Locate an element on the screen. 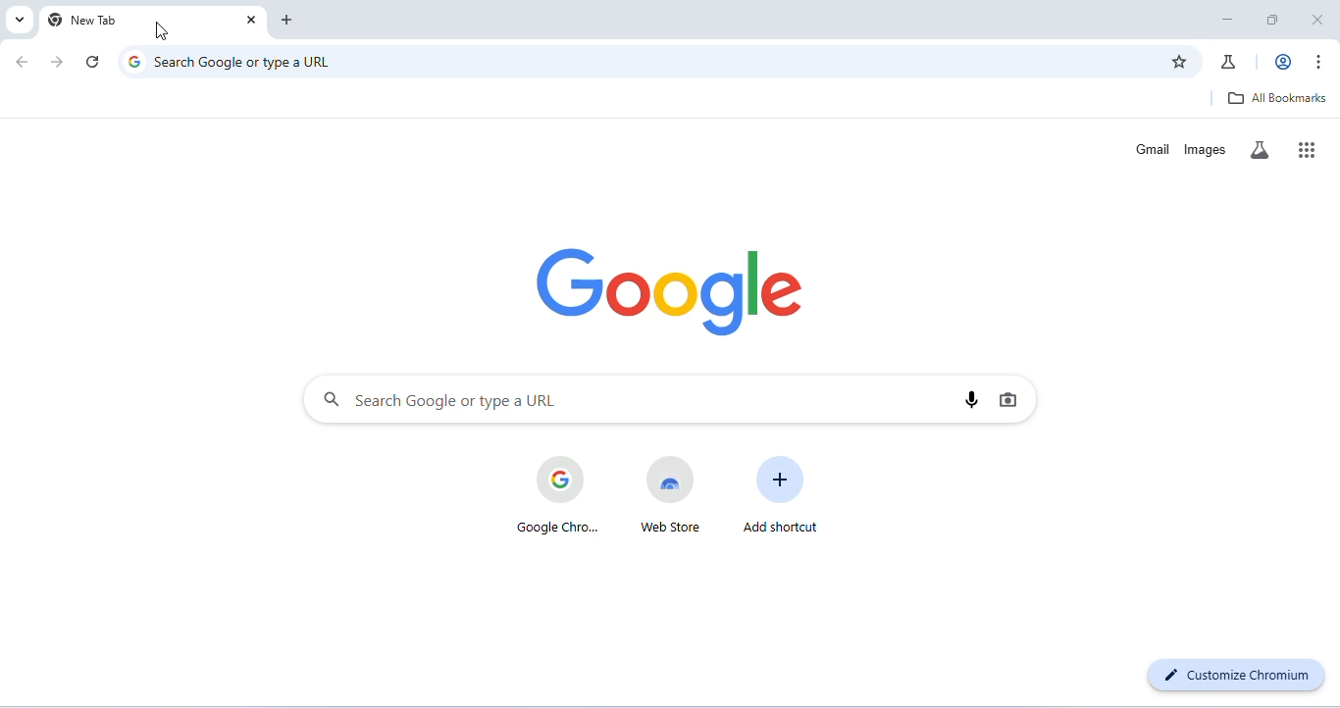 This screenshot has height=708, width=1340. gmail is located at coordinates (1155, 148).